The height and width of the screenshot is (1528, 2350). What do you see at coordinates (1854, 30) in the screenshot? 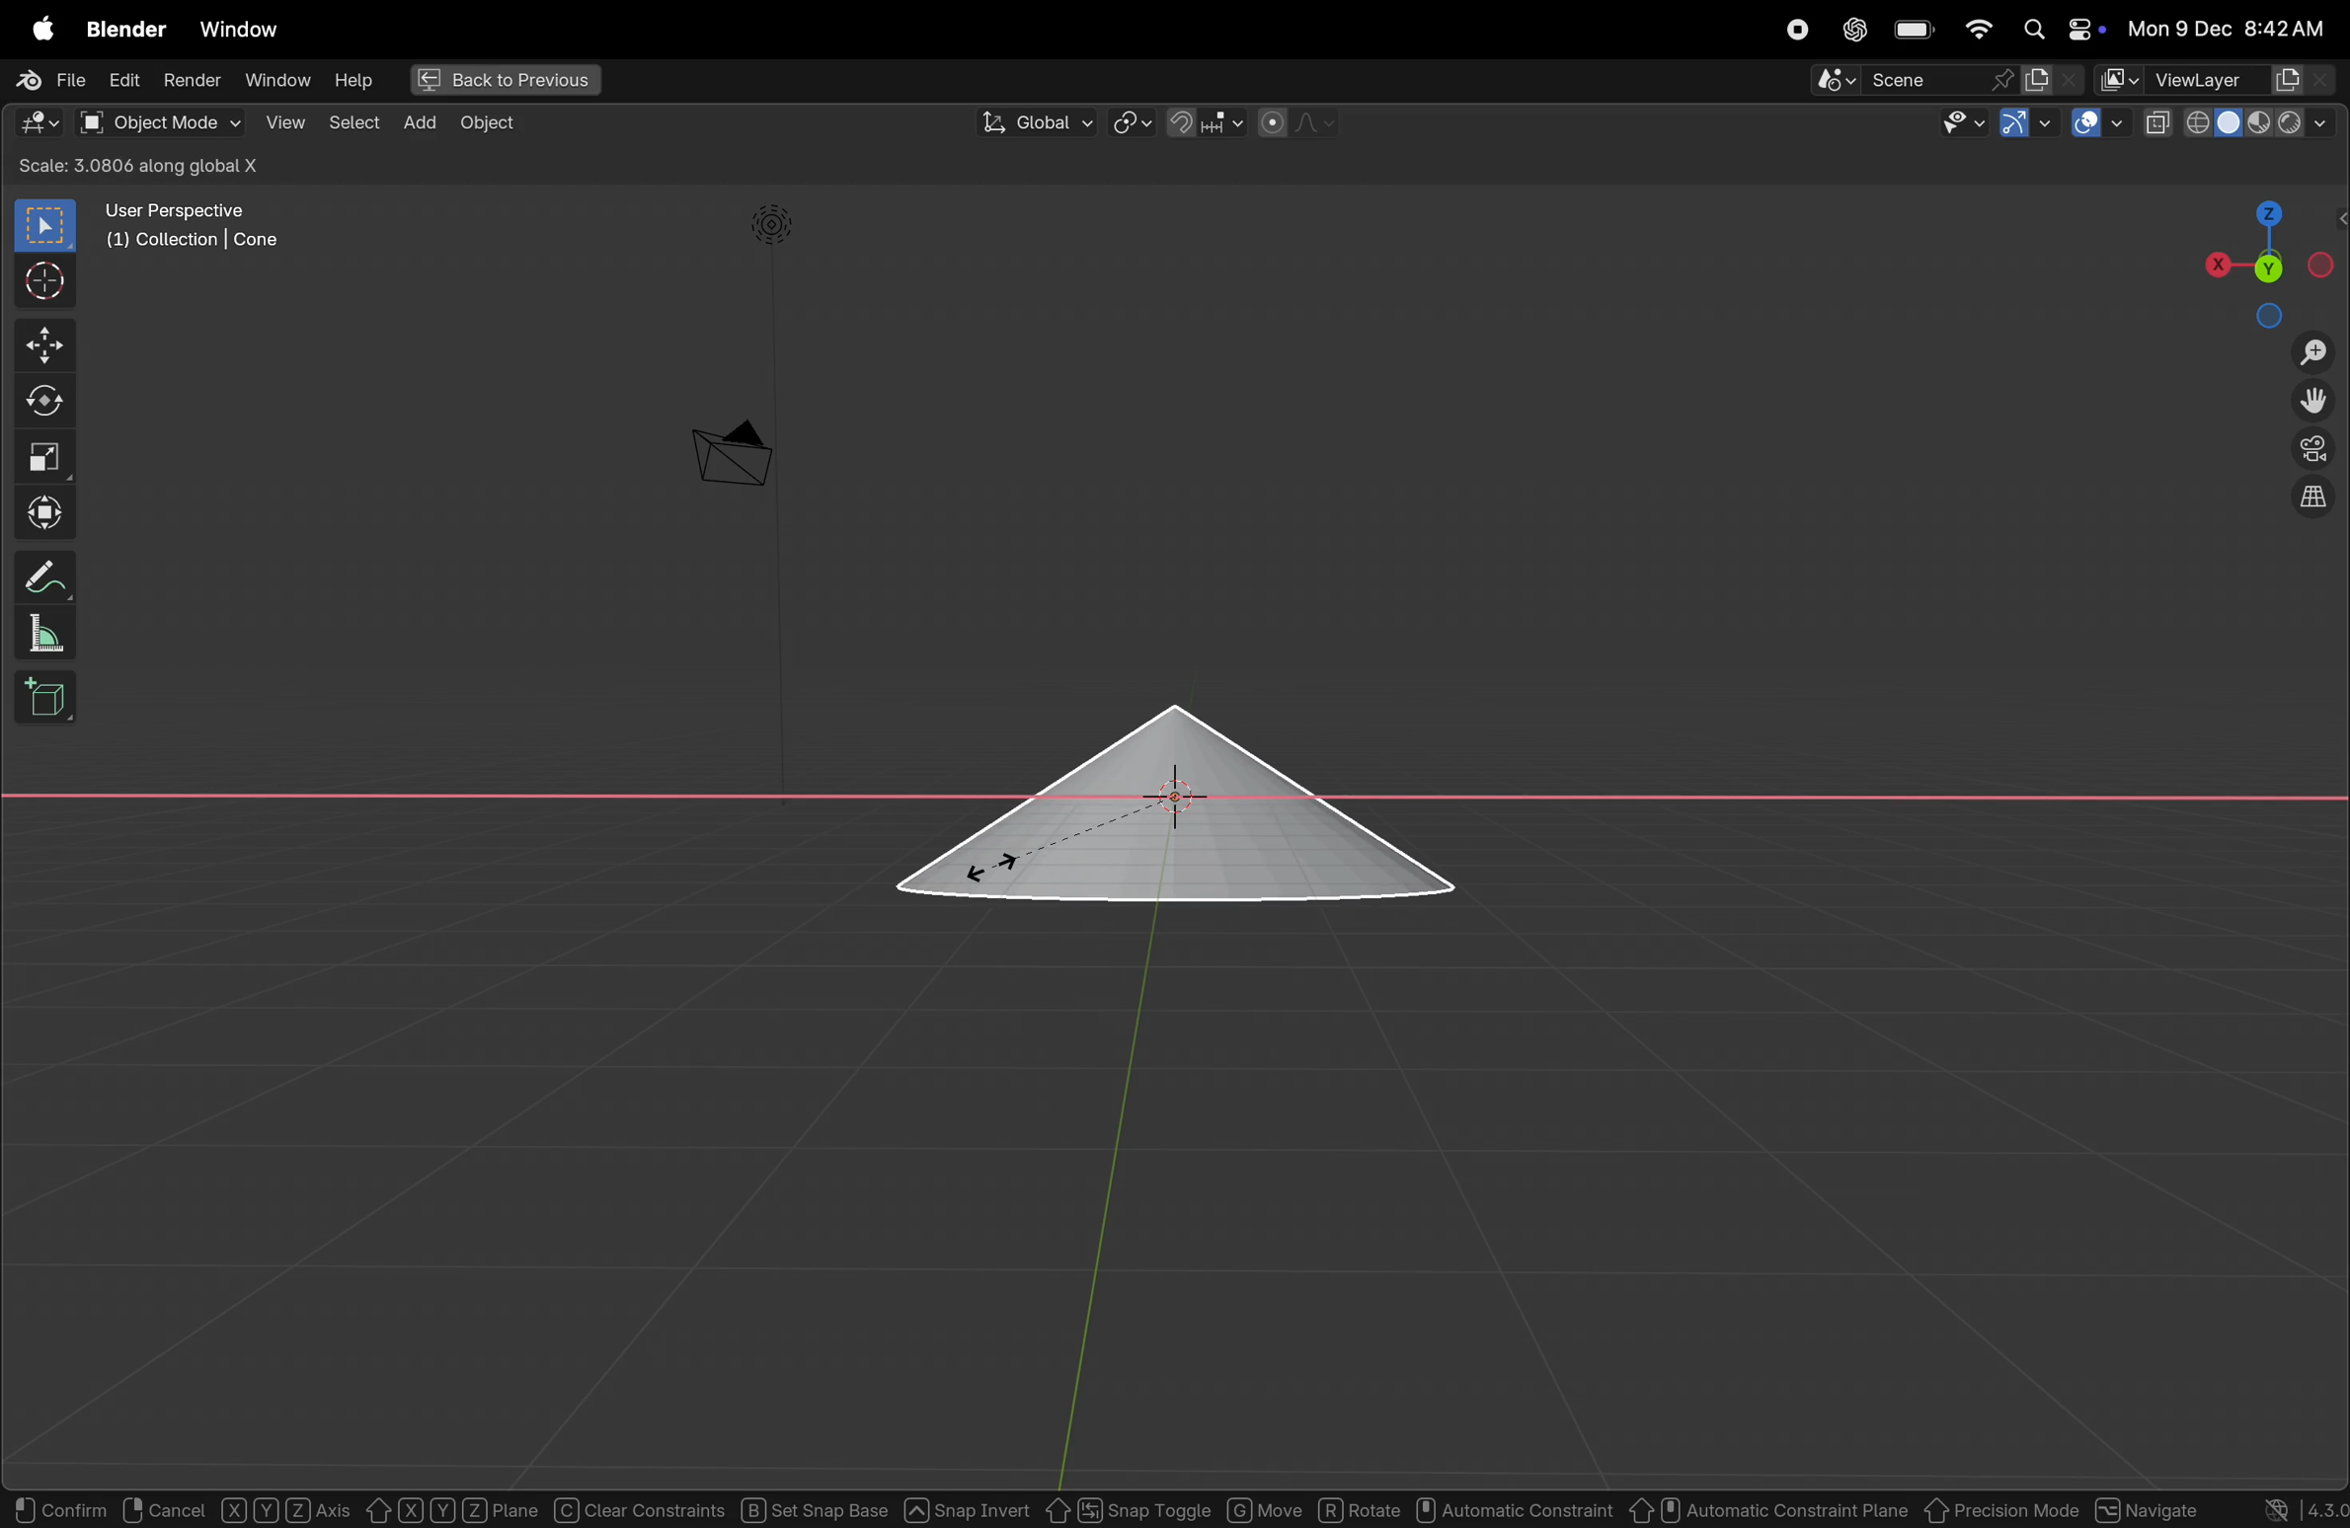
I see `chatgpt` at bounding box center [1854, 30].